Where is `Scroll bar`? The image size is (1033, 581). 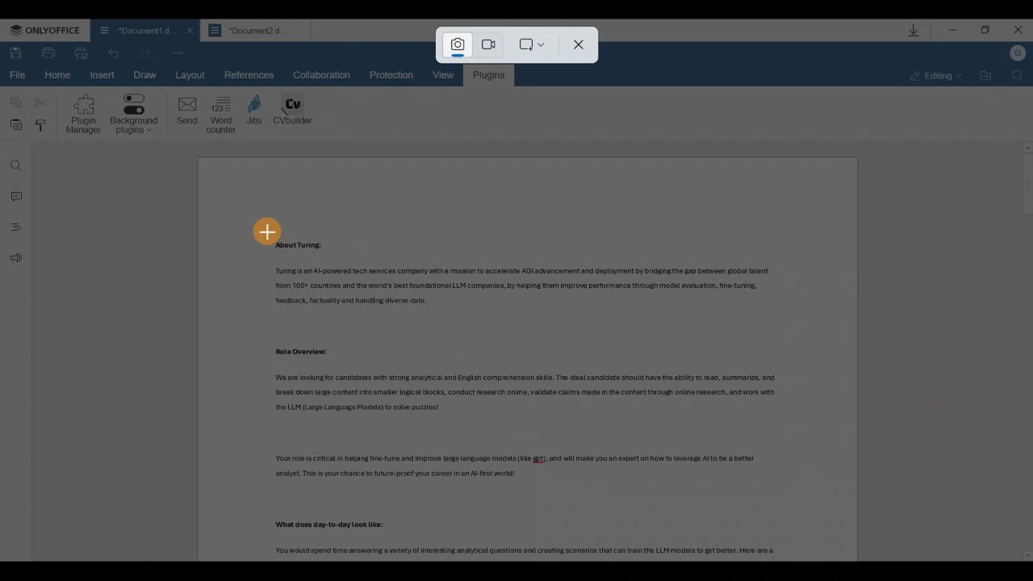
Scroll bar is located at coordinates (1020, 354).